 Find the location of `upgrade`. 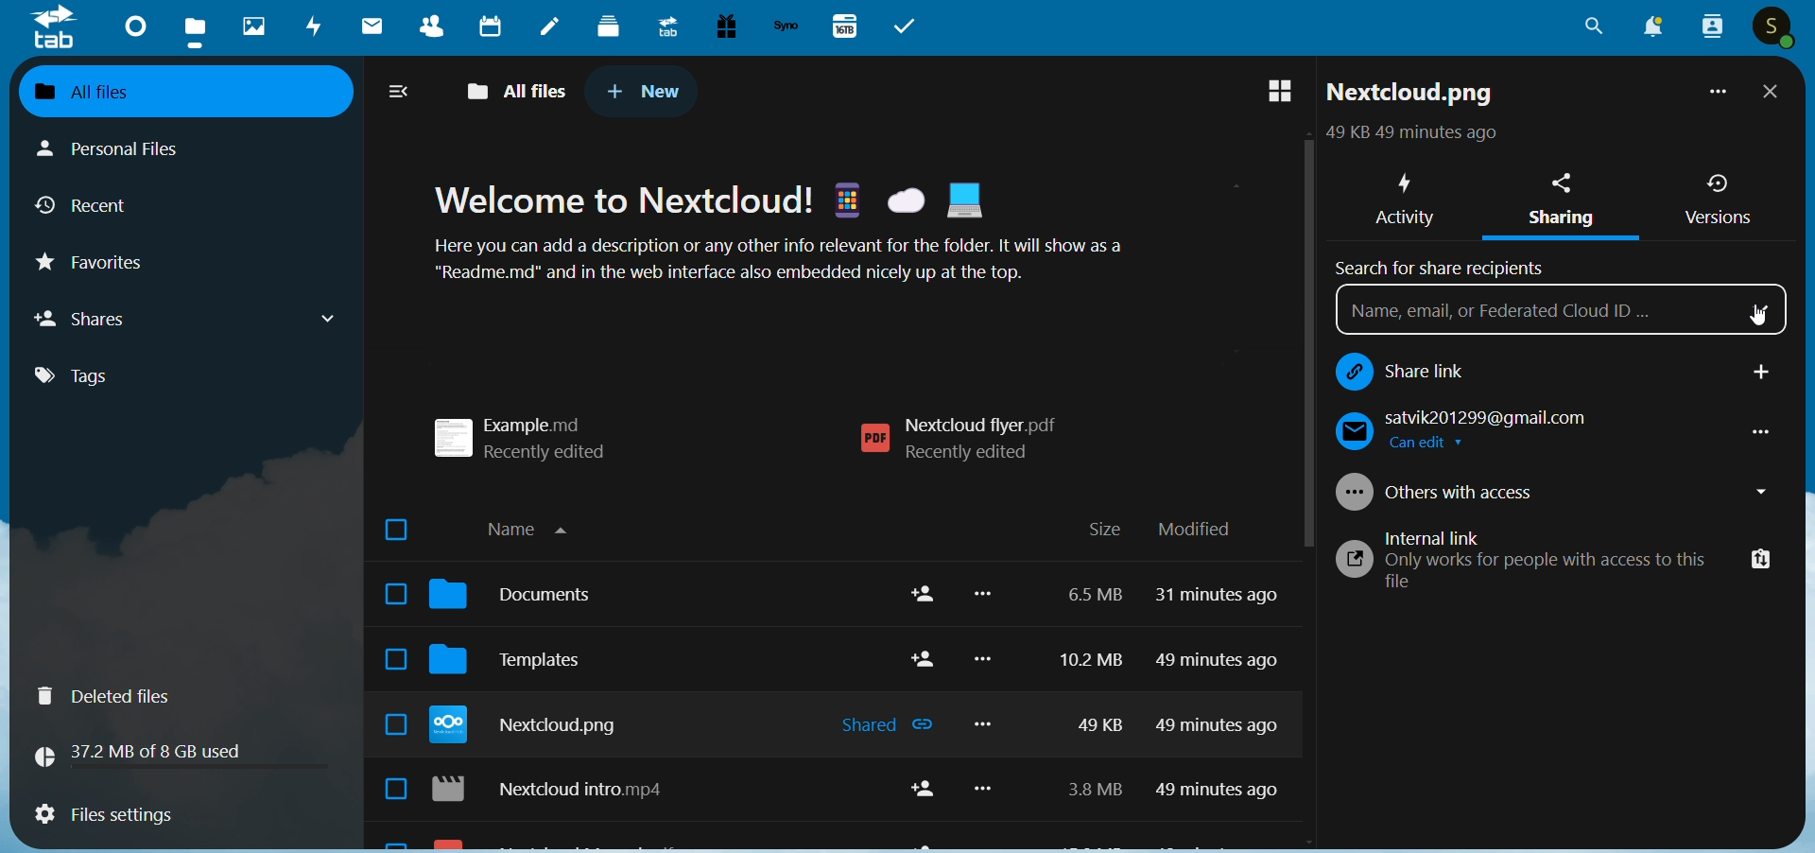

upgrade is located at coordinates (665, 26).